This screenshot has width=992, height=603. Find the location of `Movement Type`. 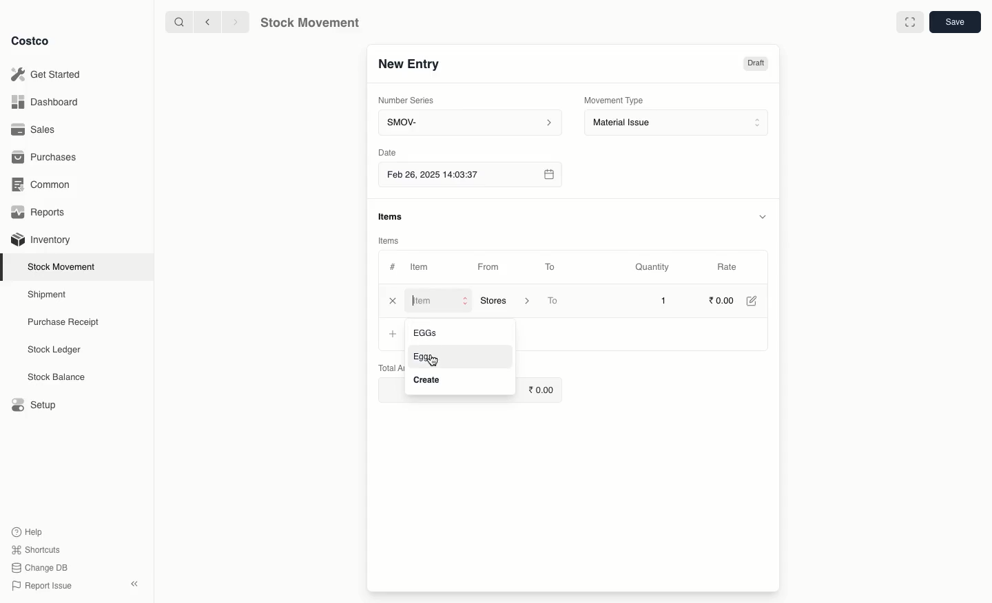

Movement Type is located at coordinates (614, 100).